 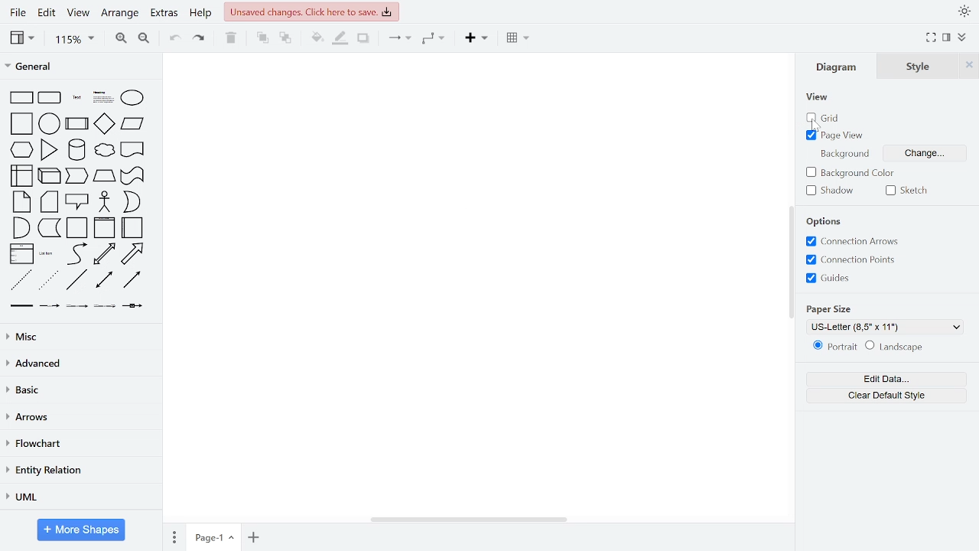 What do you see at coordinates (363, 39) in the screenshot?
I see `shadow` at bounding box center [363, 39].